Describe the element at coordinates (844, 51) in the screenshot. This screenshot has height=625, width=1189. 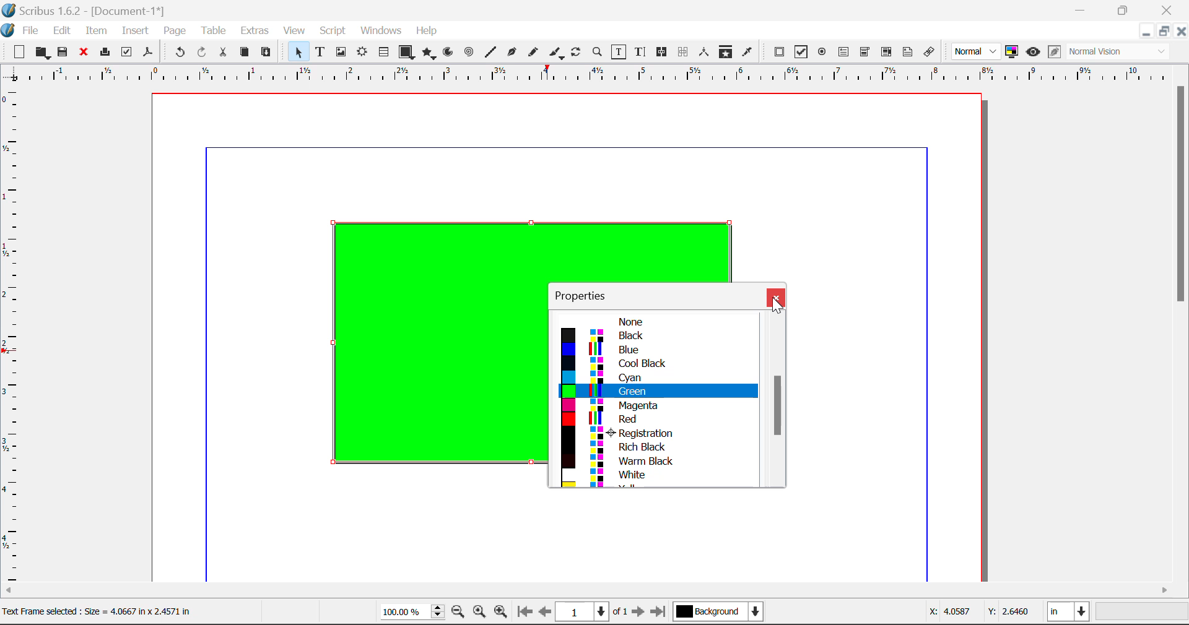
I see `Pdf Text Field` at that location.